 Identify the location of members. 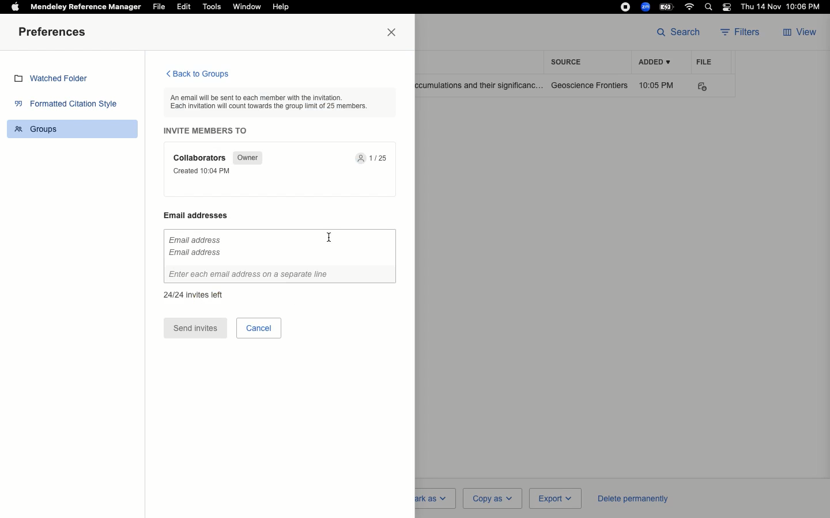
(374, 159).